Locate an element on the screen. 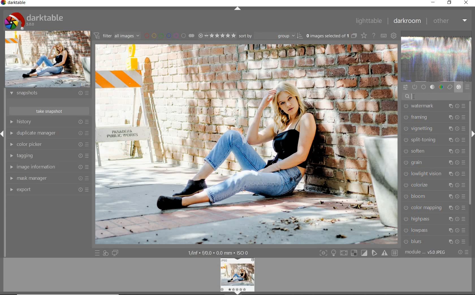  lowpass is located at coordinates (434, 231).